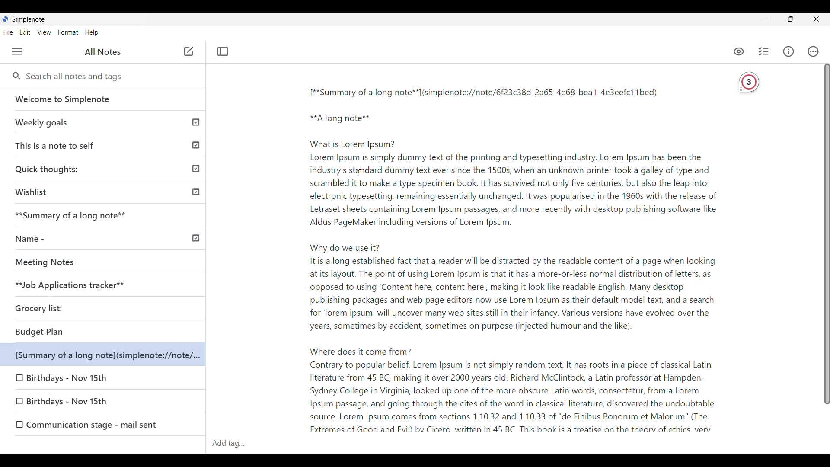 This screenshot has width=830, height=467. Describe the element at coordinates (105, 191) in the screenshot. I see `Wishlist` at that location.